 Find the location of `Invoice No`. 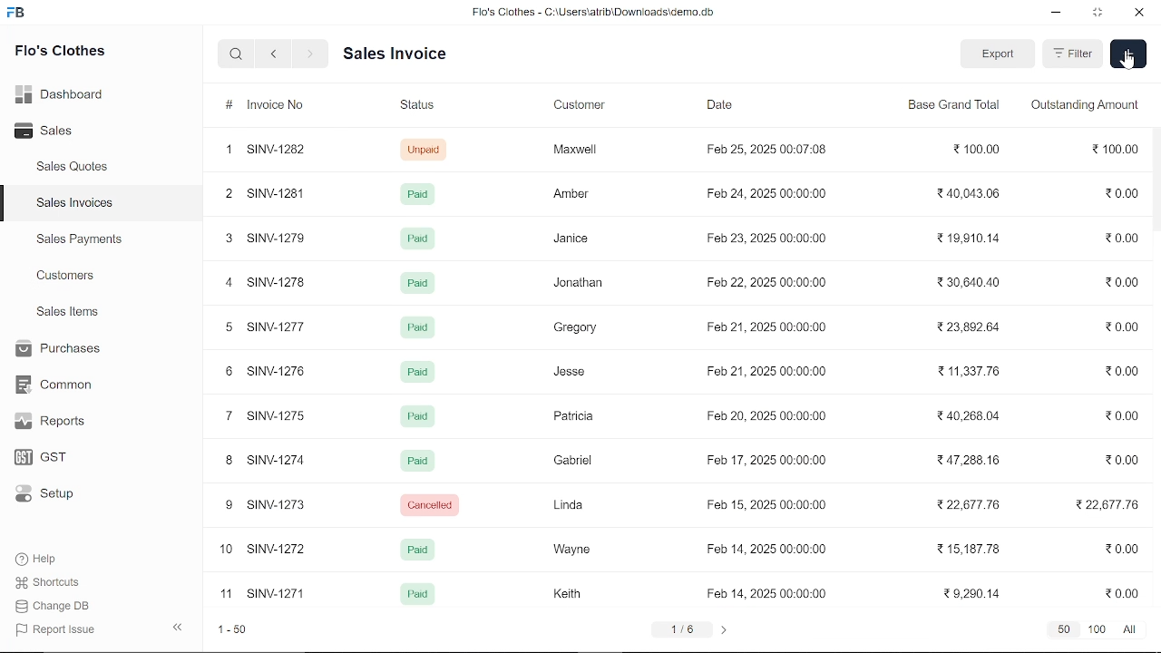

Invoice No is located at coordinates (263, 106).